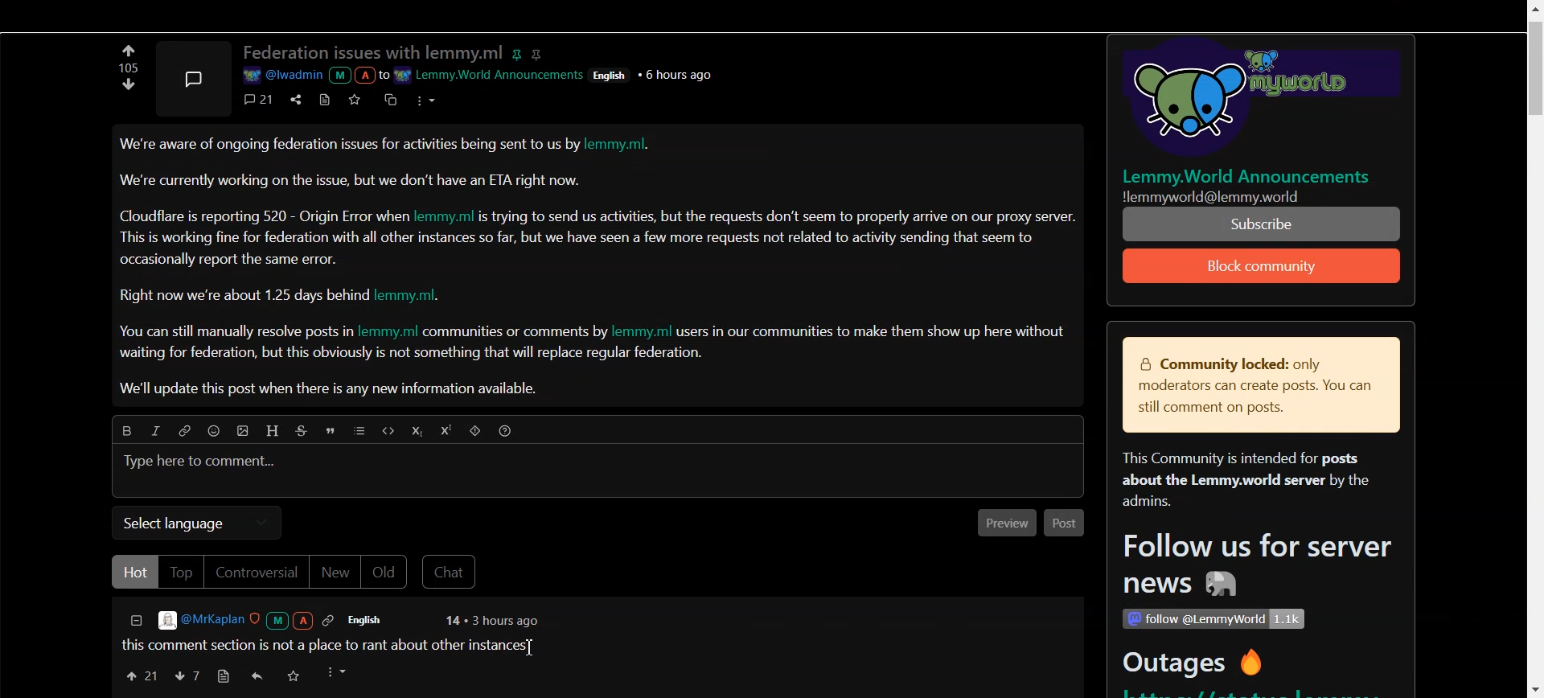 The width and height of the screenshot is (1544, 698). I want to click on Downvote, so click(187, 675).